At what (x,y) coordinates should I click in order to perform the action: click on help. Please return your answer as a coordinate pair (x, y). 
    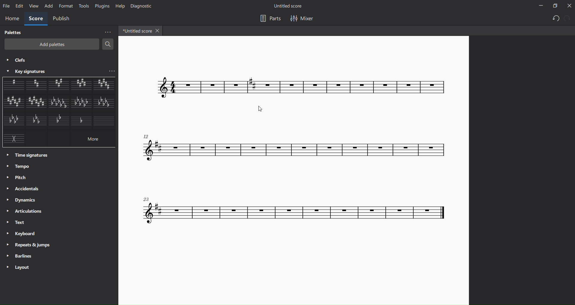
    Looking at the image, I should click on (119, 6).